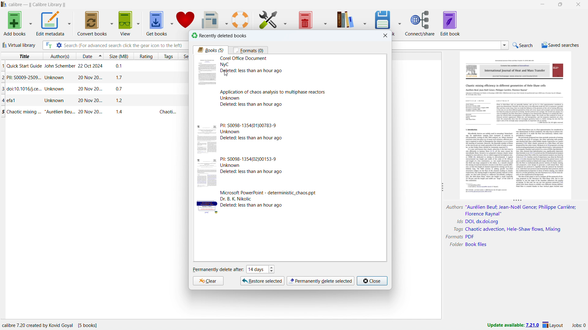  Describe the element at coordinates (209, 19) in the screenshot. I see `fetch news` at that location.